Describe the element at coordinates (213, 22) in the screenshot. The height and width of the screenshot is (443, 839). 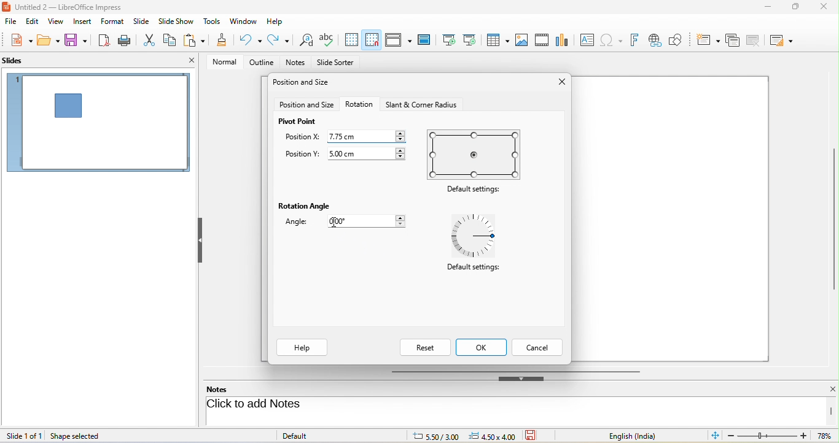
I see `tools` at that location.